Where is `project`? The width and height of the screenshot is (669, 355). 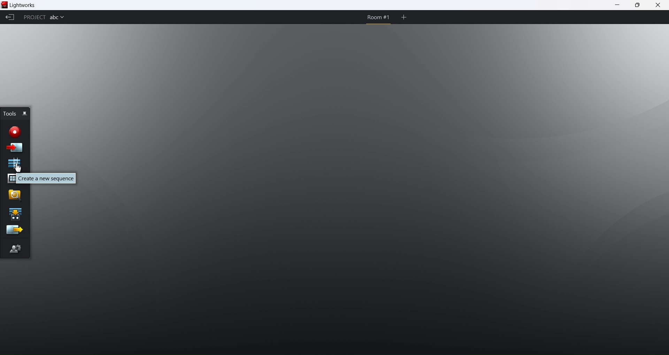 project is located at coordinates (34, 18).